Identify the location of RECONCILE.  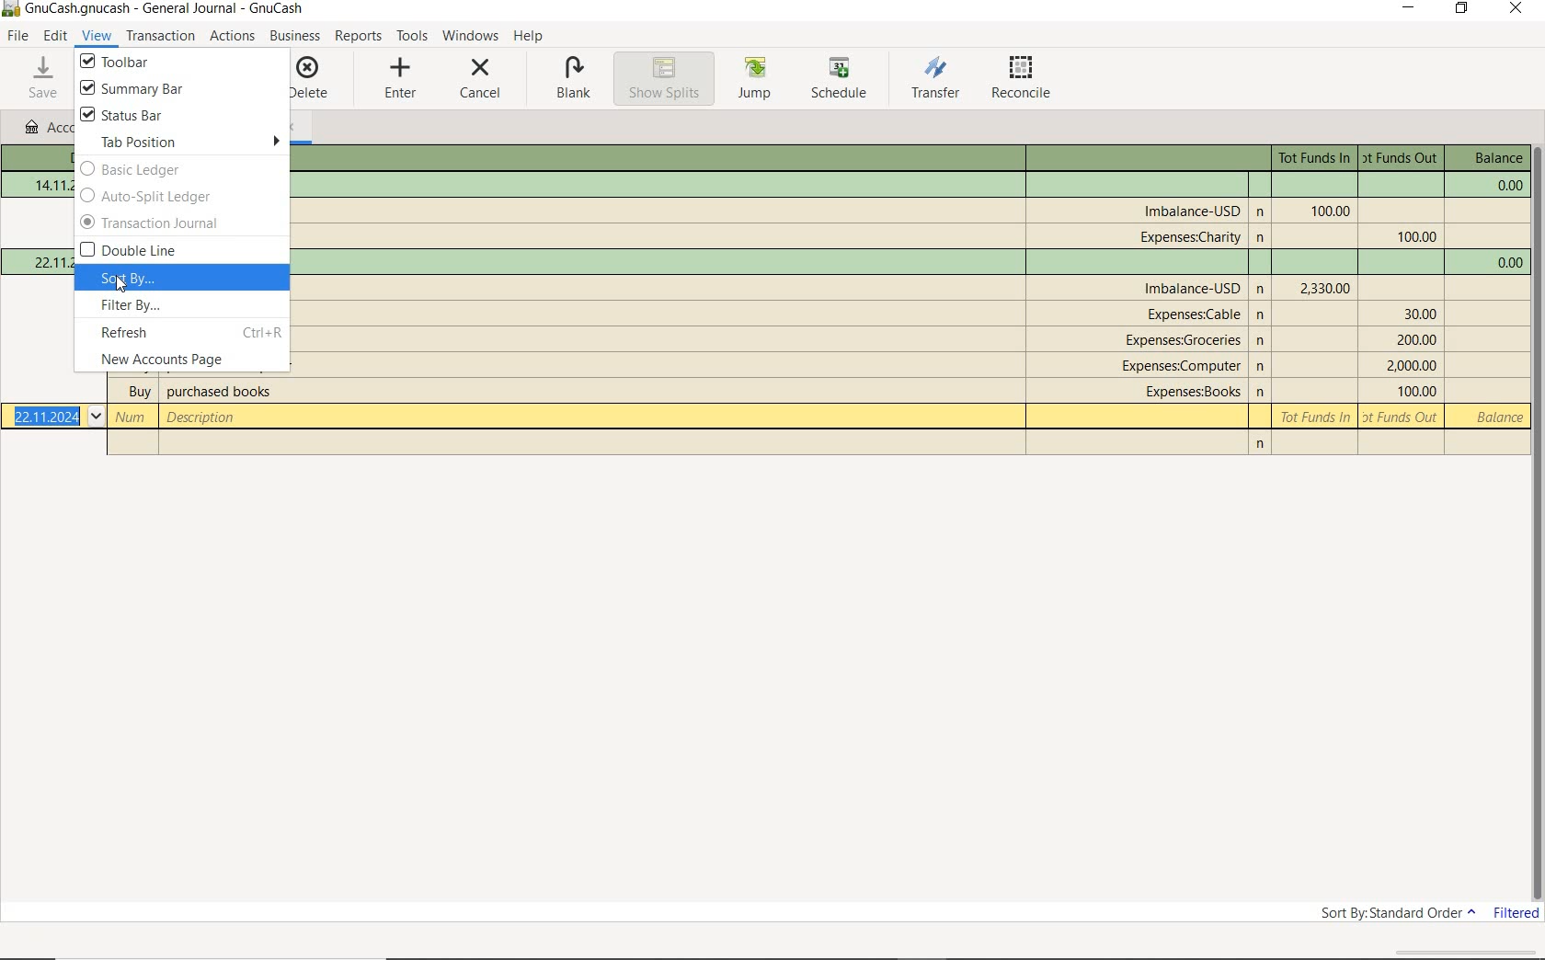
(1021, 80).